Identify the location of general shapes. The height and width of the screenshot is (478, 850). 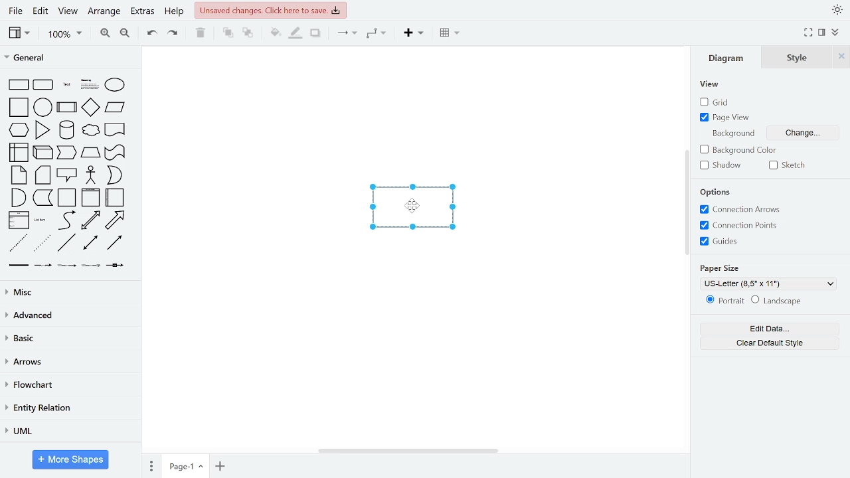
(113, 108).